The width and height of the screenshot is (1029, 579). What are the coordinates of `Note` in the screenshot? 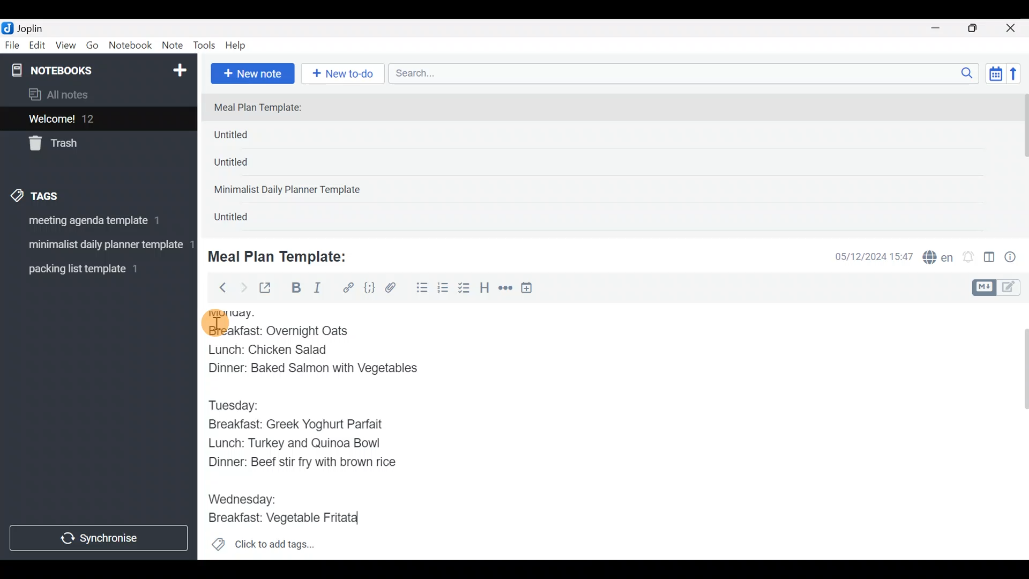 It's located at (175, 46).